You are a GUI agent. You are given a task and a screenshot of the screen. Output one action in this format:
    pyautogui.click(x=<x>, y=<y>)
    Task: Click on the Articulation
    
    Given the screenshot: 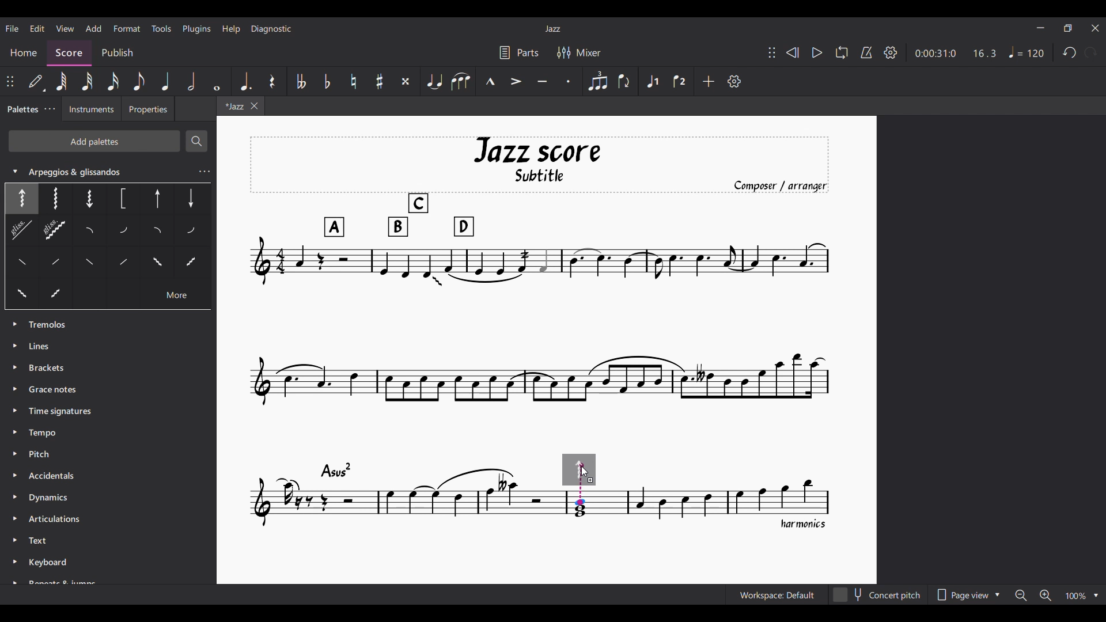 What is the action you would take?
    pyautogui.click(x=58, y=521)
    